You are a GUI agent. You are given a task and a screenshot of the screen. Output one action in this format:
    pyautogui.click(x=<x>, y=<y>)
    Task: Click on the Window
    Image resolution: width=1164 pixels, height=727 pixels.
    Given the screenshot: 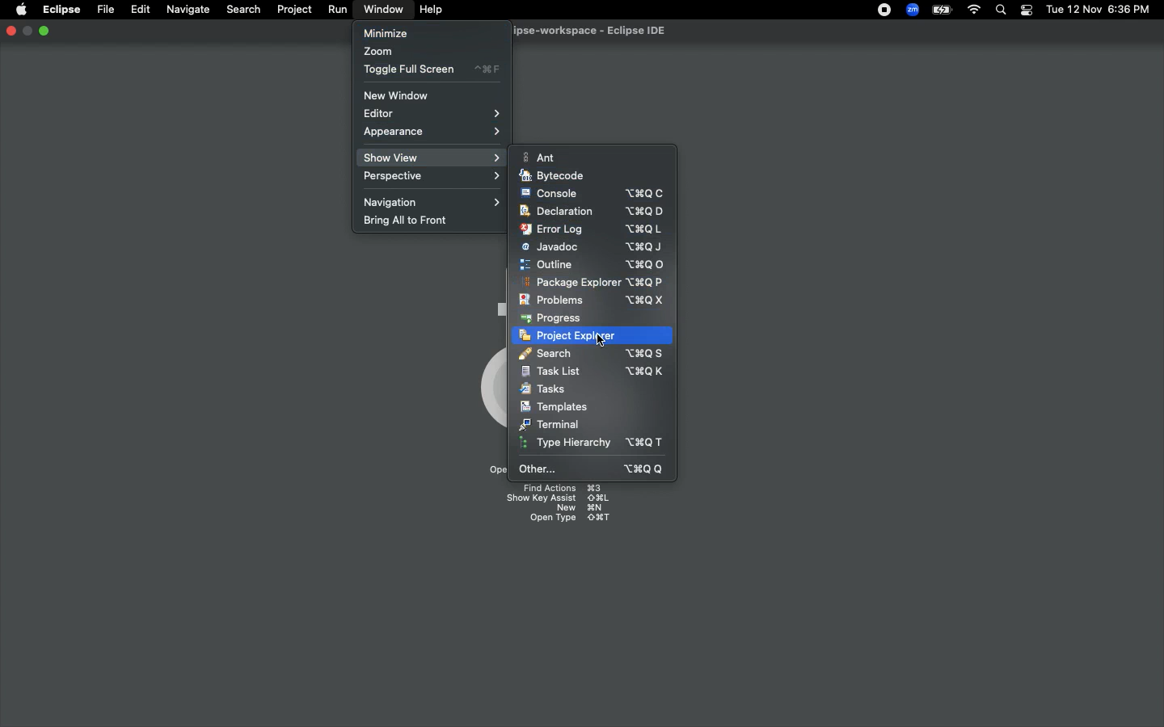 What is the action you would take?
    pyautogui.click(x=380, y=9)
    